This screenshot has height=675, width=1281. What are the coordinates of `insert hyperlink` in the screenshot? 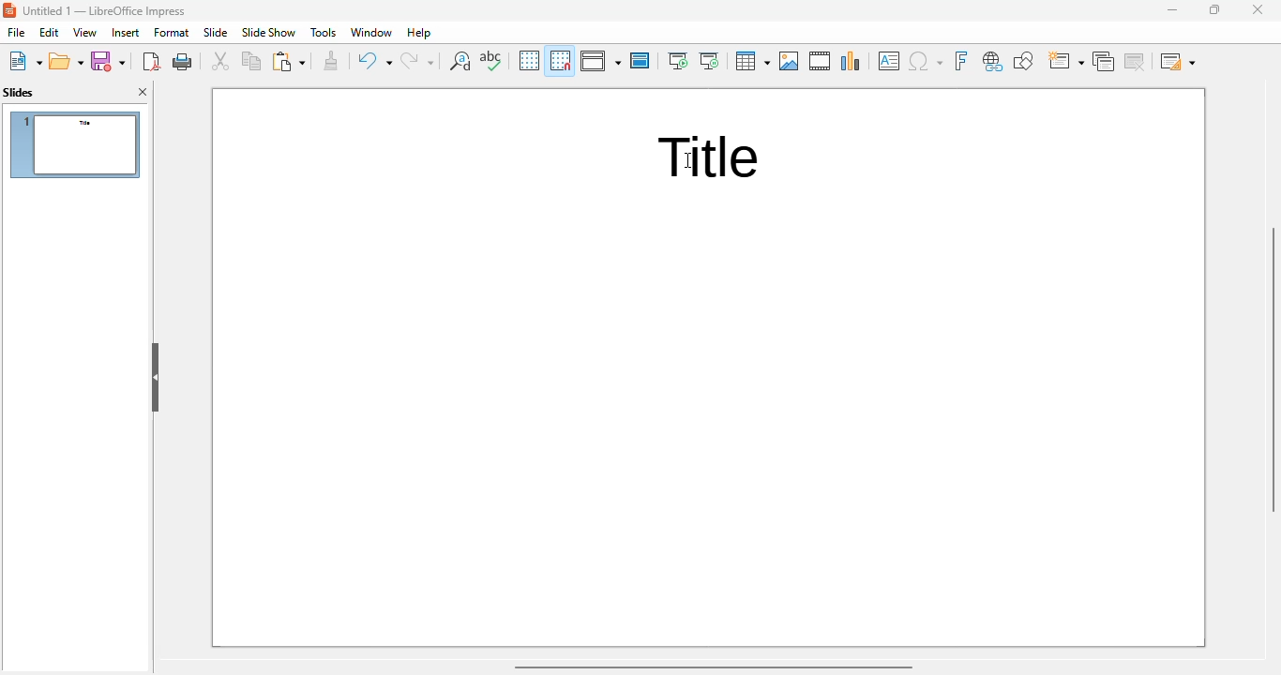 It's located at (993, 62).